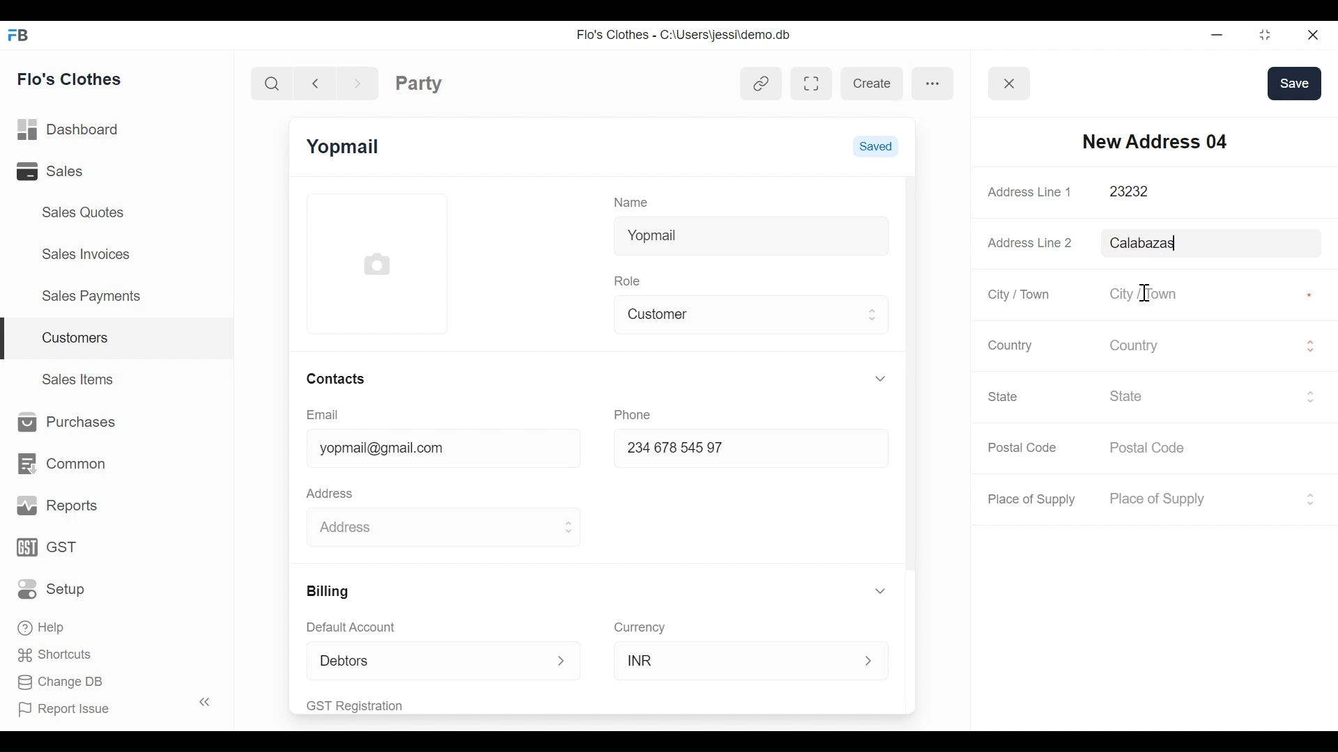 This screenshot has width=1338, height=752. What do you see at coordinates (49, 549) in the screenshot?
I see `GST` at bounding box center [49, 549].